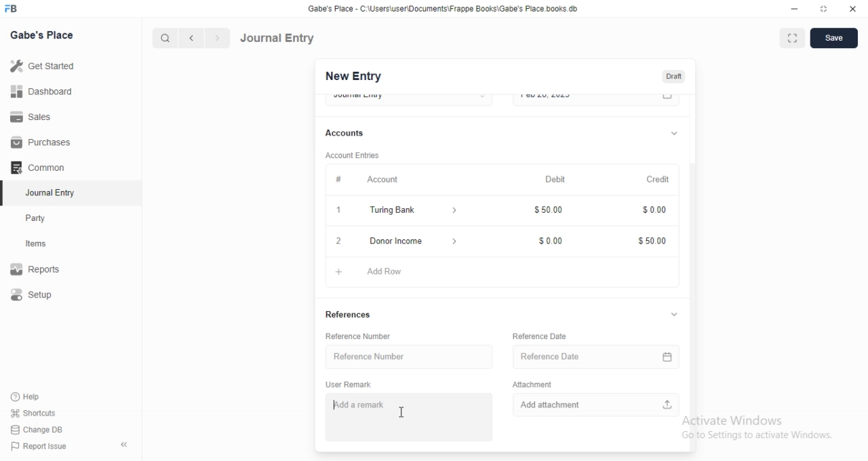 The image size is (868, 461). Describe the element at coordinates (795, 39) in the screenshot. I see `full screen` at that location.